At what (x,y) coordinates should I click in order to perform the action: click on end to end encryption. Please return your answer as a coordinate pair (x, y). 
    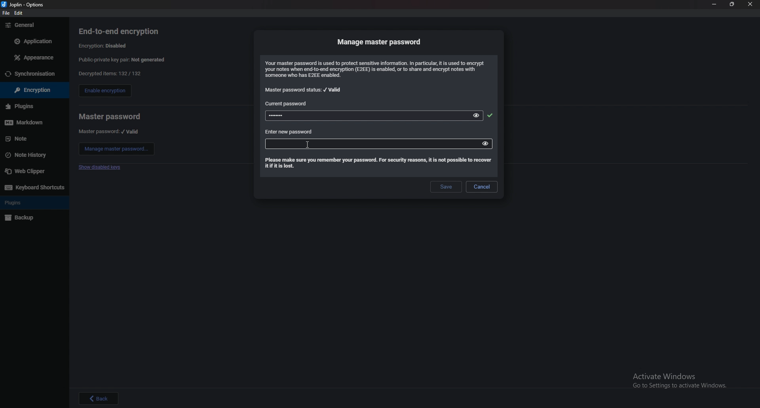
    Looking at the image, I should click on (125, 31).